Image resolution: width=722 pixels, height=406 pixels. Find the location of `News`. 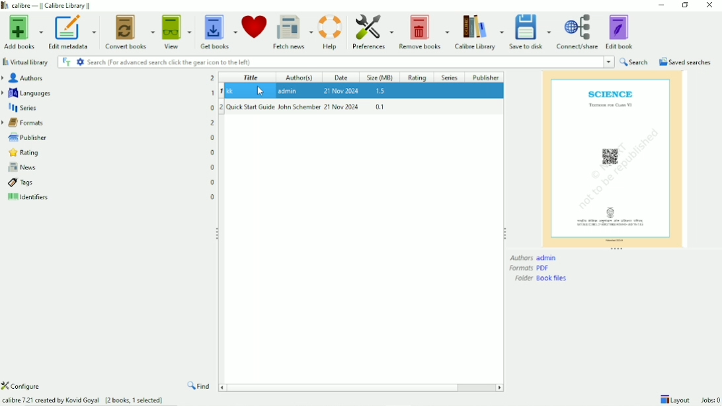

News is located at coordinates (20, 168).